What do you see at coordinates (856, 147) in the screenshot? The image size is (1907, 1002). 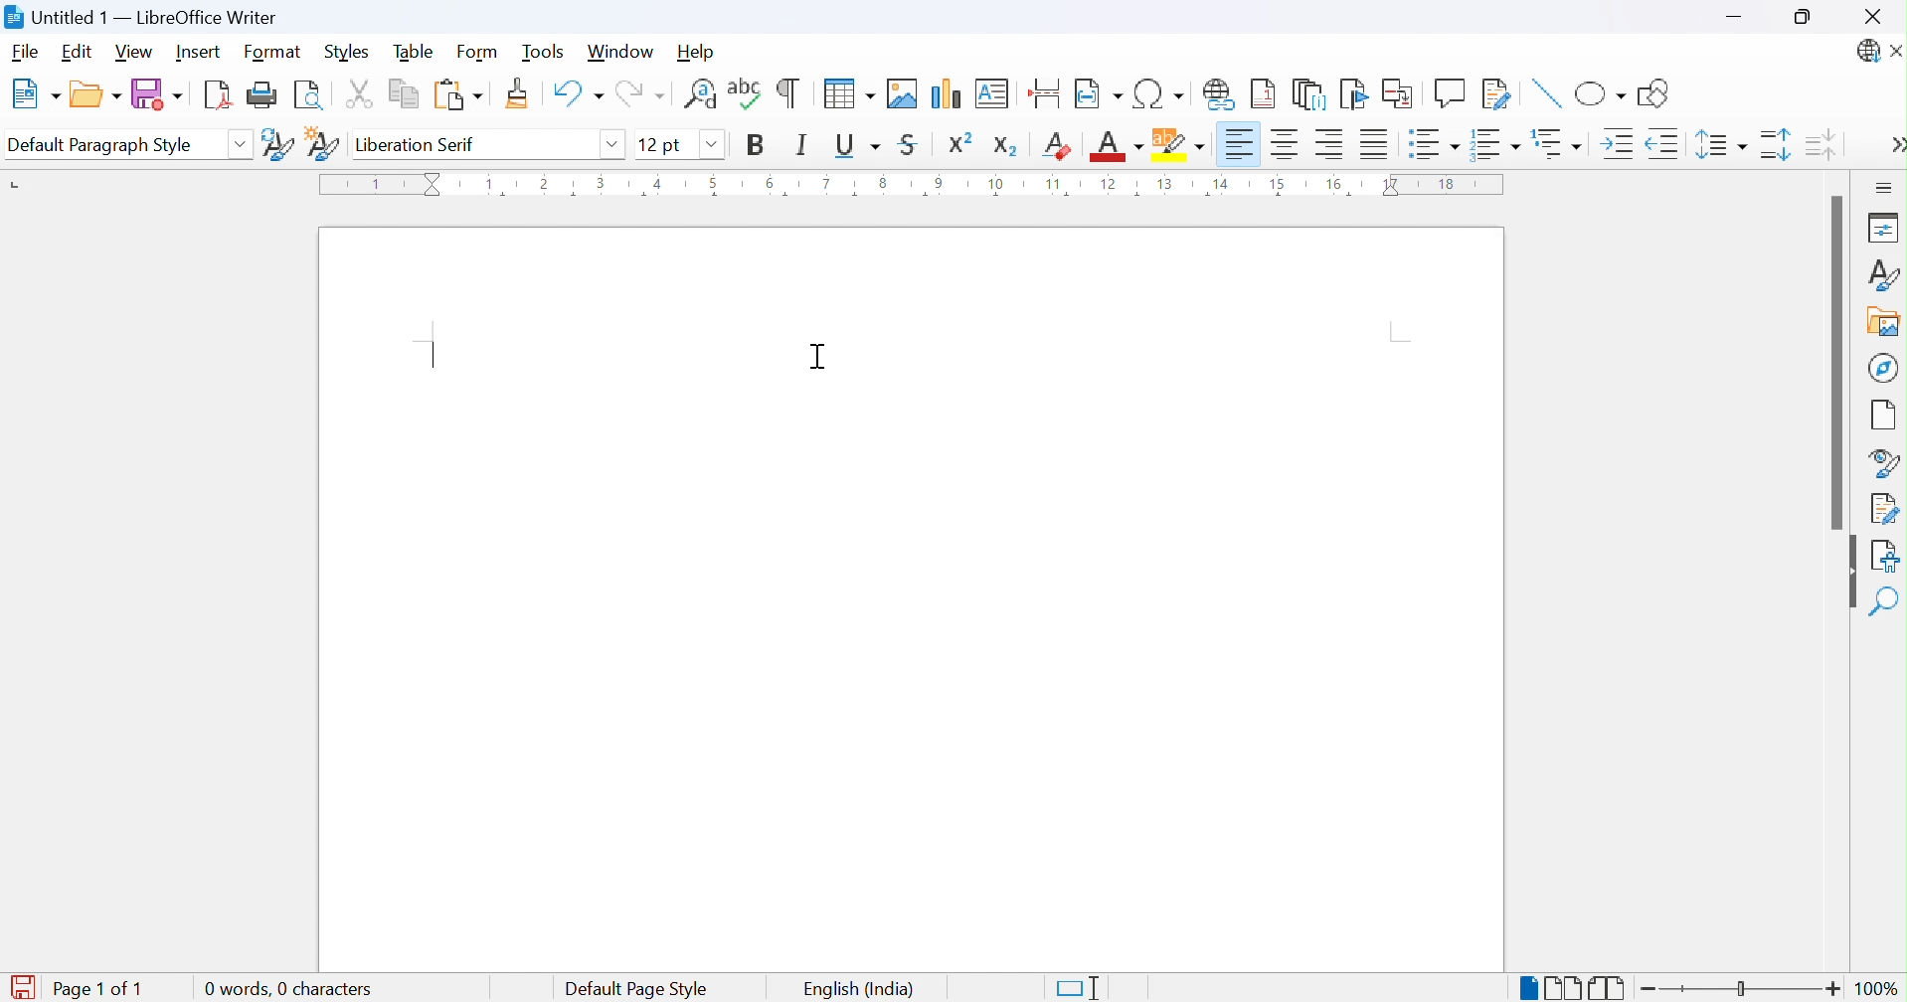 I see `Underline` at bounding box center [856, 147].